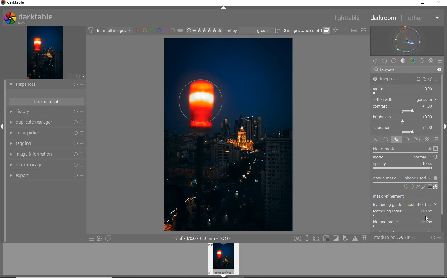 This screenshot has width=447, height=278. What do you see at coordinates (354, 30) in the screenshot?
I see `SET KEYBOARD SHORTCUTS` at bounding box center [354, 30].